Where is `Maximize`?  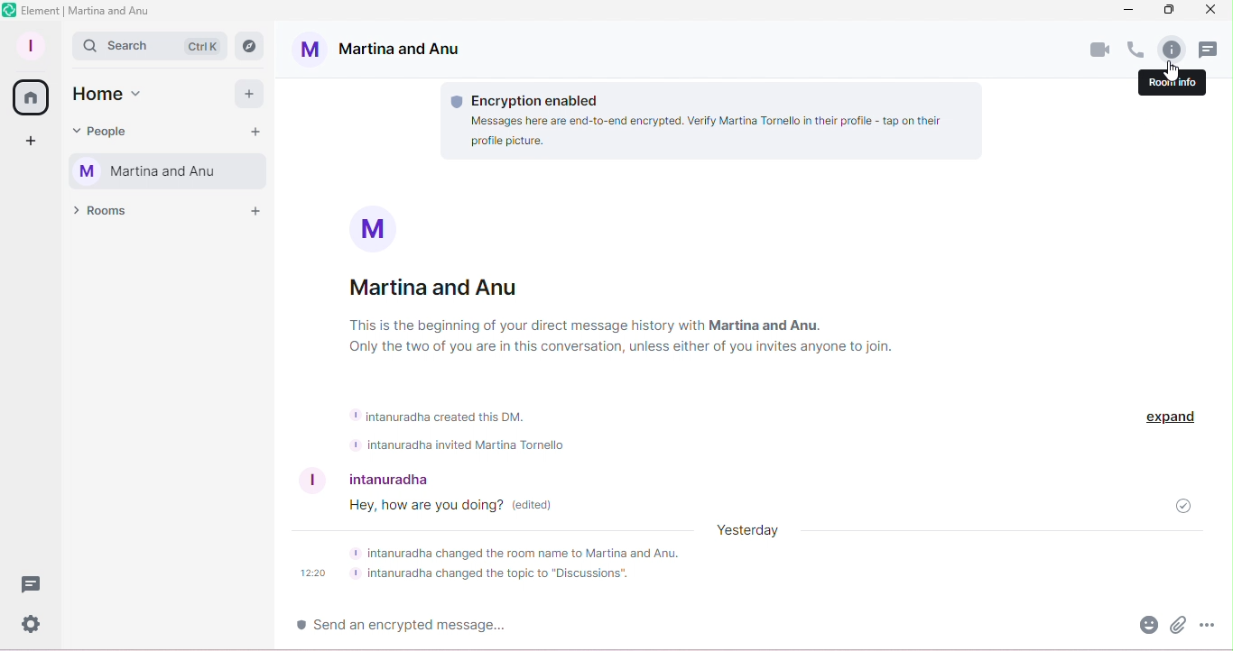 Maximize is located at coordinates (1170, 10).